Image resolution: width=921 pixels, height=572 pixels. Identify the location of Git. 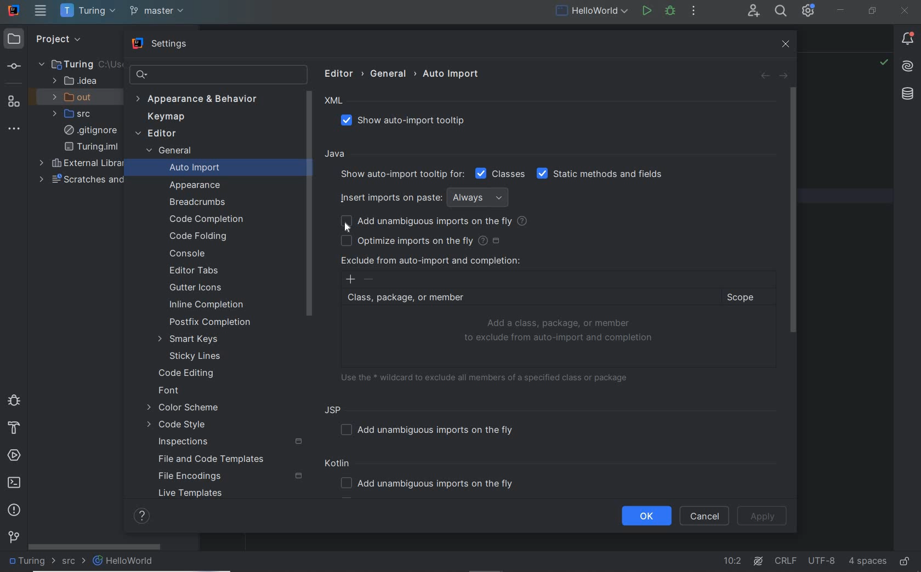
(14, 539).